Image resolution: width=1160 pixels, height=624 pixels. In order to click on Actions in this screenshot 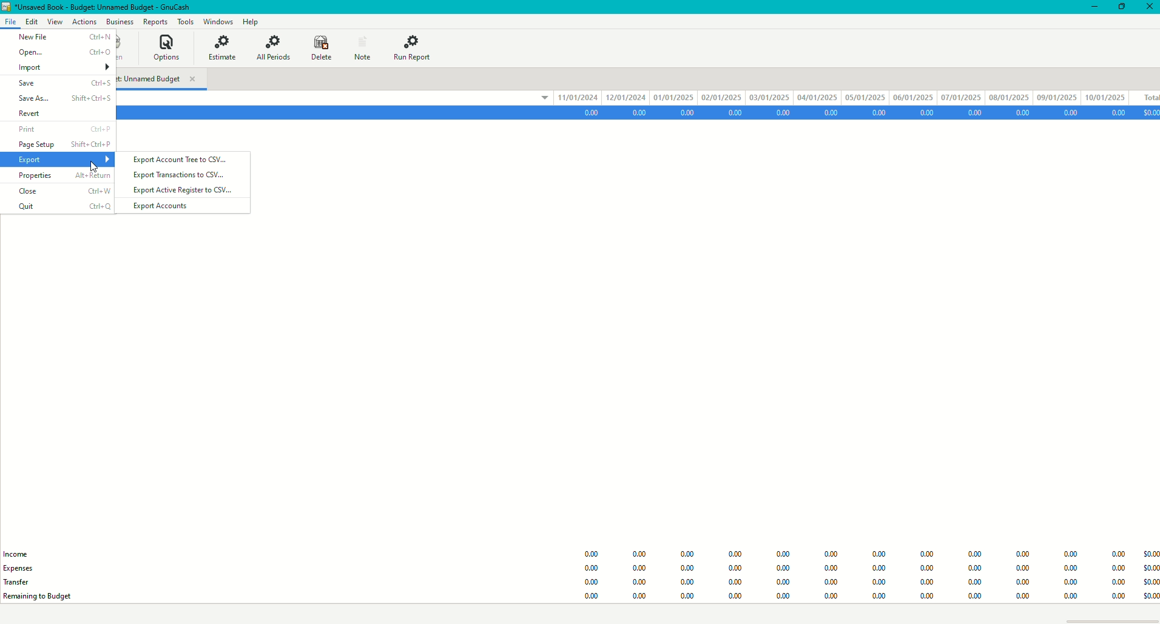, I will do `click(84, 20)`.